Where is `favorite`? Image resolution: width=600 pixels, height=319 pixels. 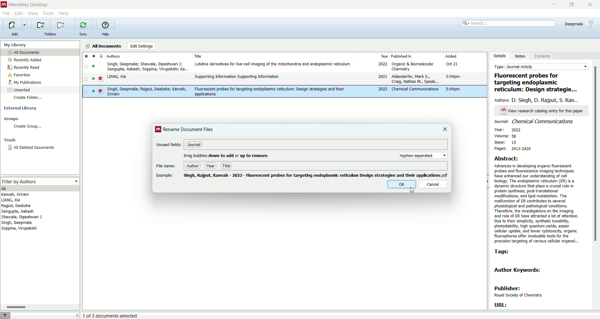
favorite is located at coordinates (86, 67).